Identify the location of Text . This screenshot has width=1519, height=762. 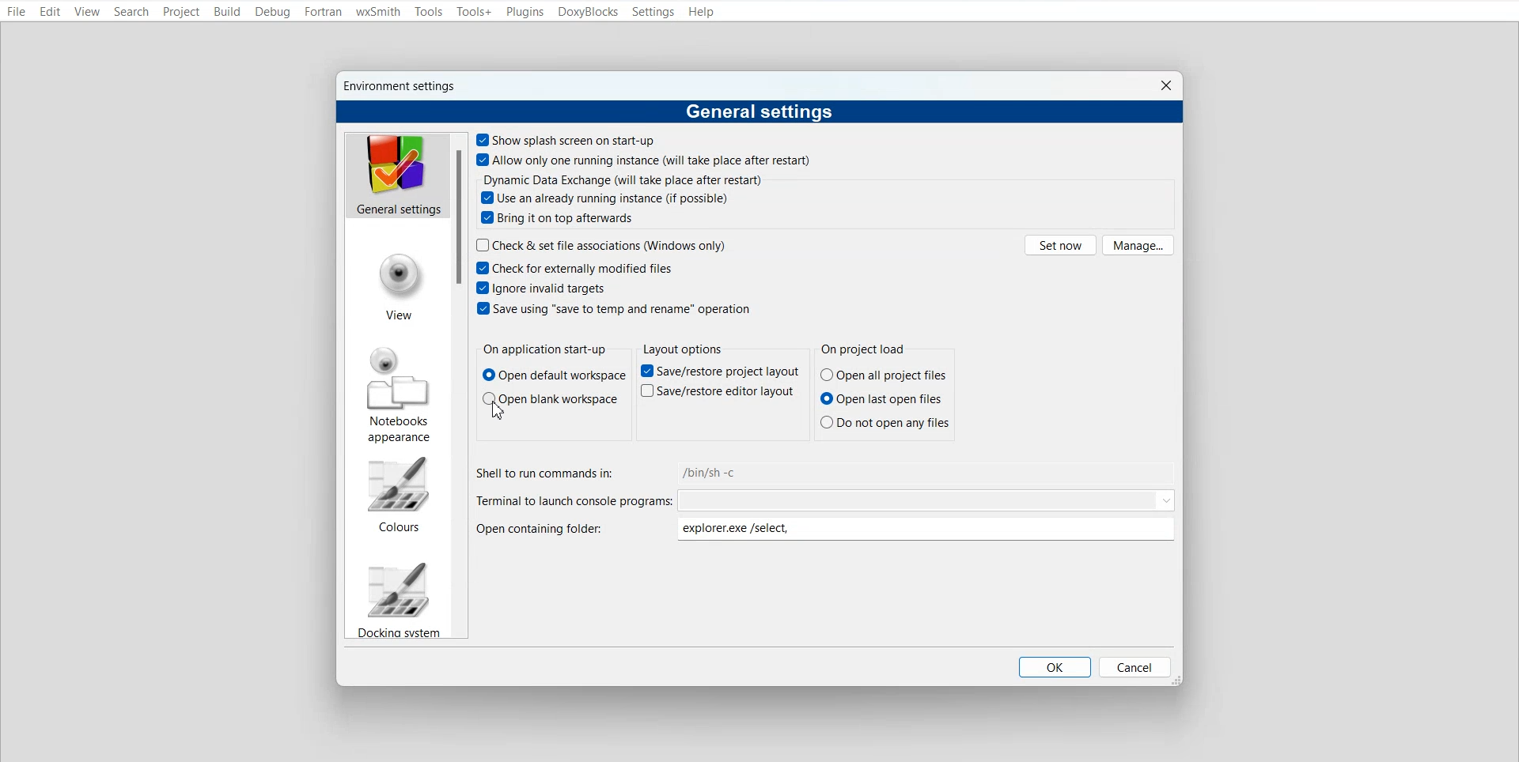
(623, 179).